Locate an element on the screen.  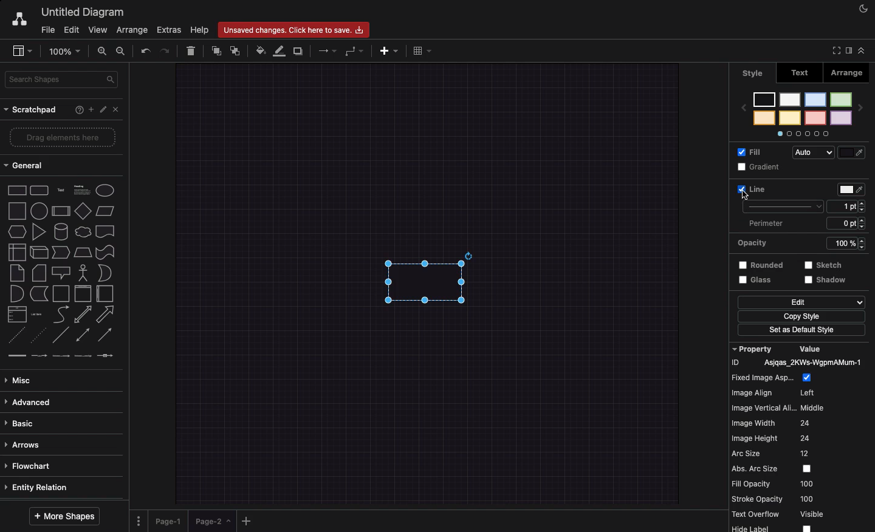
data storage is located at coordinates (38, 293).